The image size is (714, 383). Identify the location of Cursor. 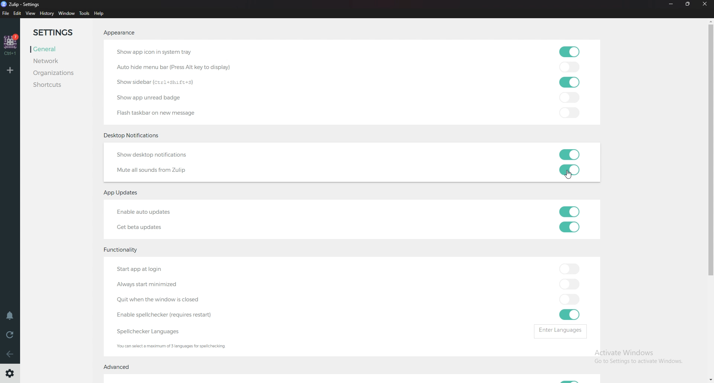
(569, 174).